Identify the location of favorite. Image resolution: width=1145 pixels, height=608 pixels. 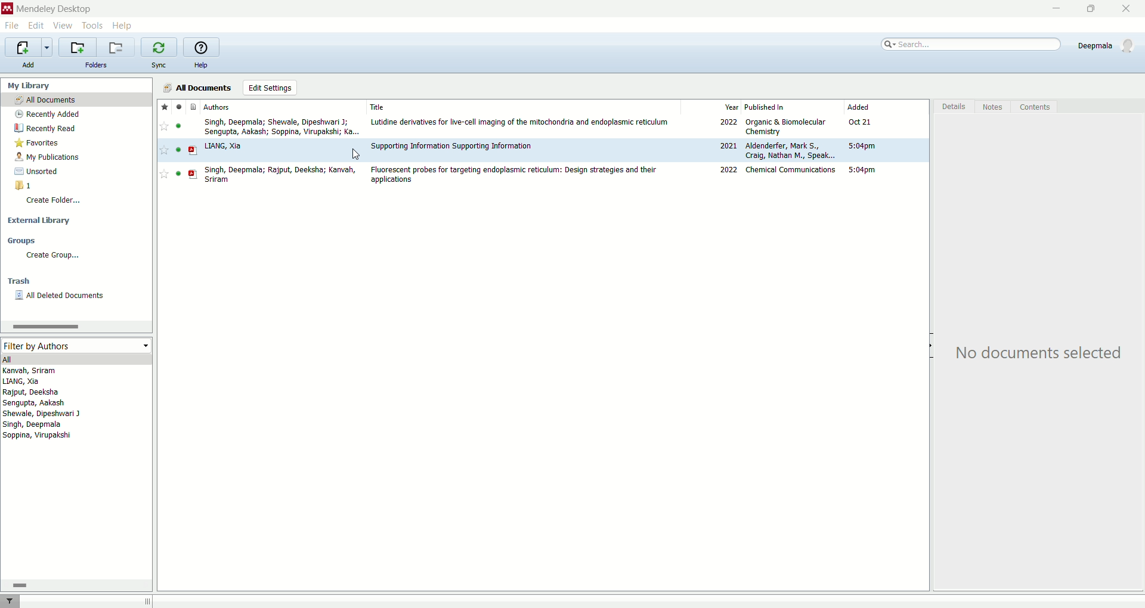
(164, 150).